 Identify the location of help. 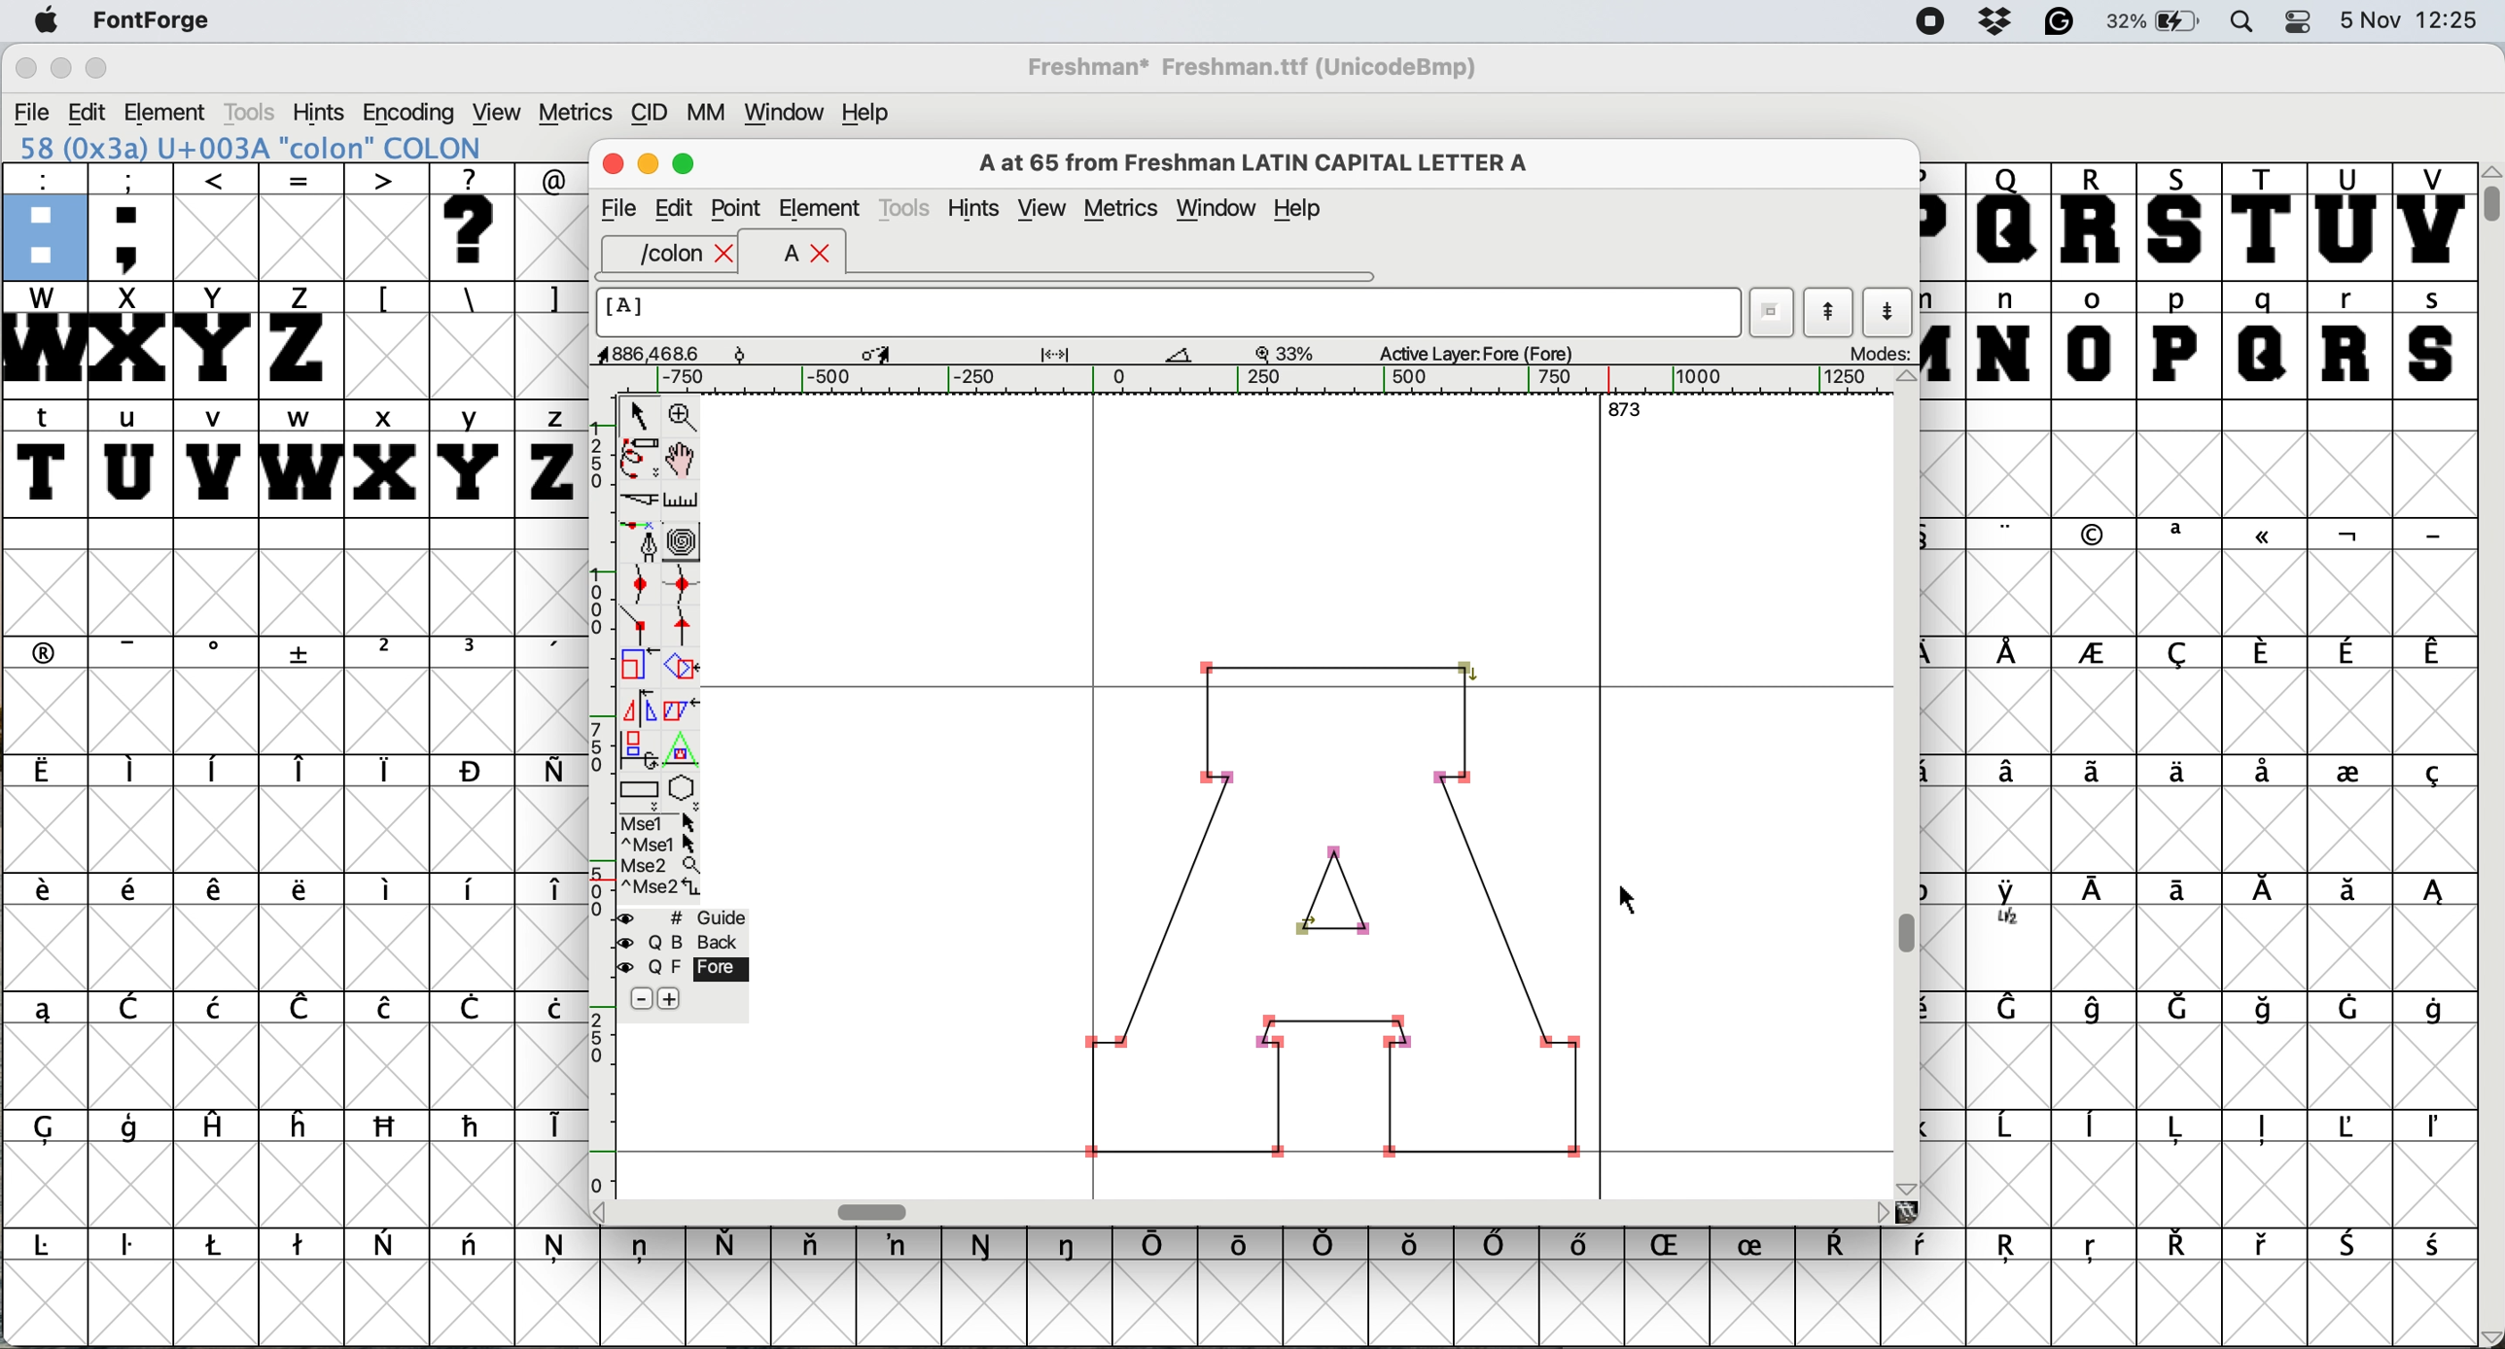
(876, 113).